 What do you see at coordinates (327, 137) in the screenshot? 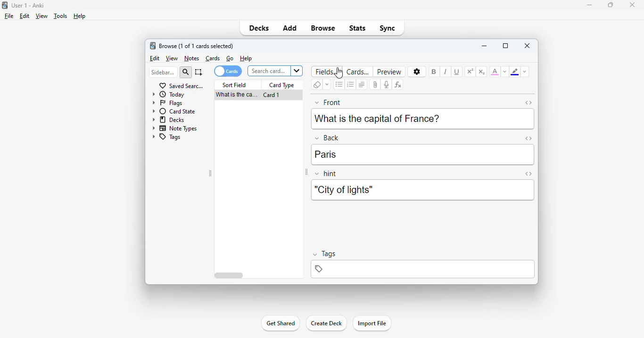
I see `back` at bounding box center [327, 137].